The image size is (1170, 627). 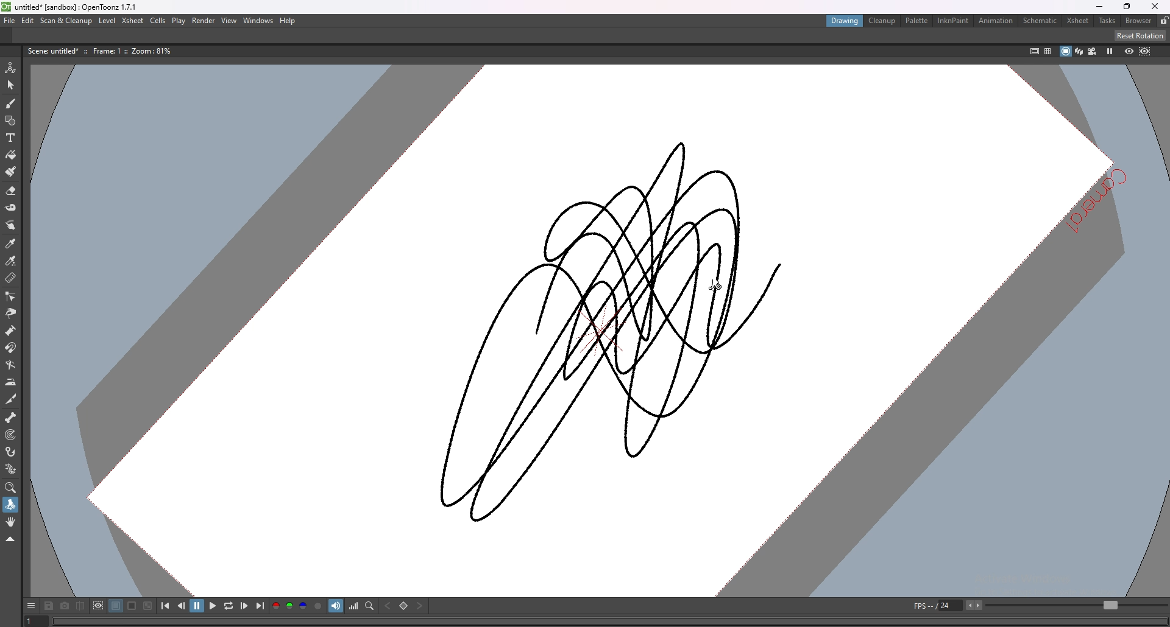 What do you see at coordinates (1129, 51) in the screenshot?
I see `preview` at bounding box center [1129, 51].